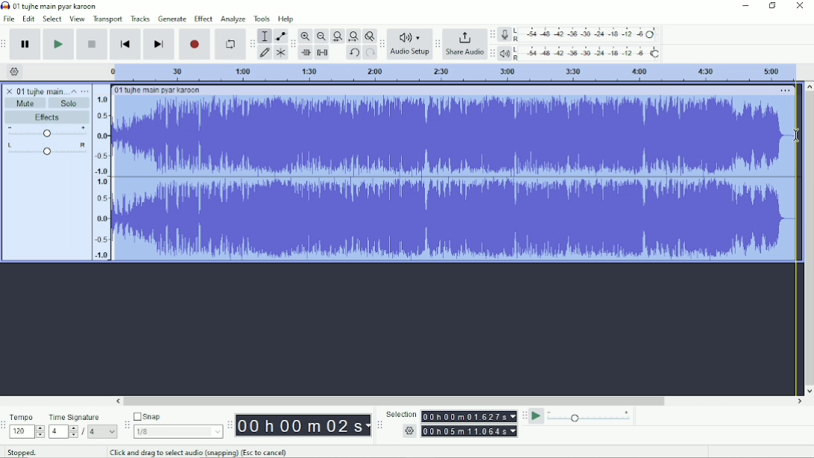 Image resolution: width=814 pixels, height=458 pixels. What do you see at coordinates (178, 431) in the screenshot?
I see `1/8` at bounding box center [178, 431].